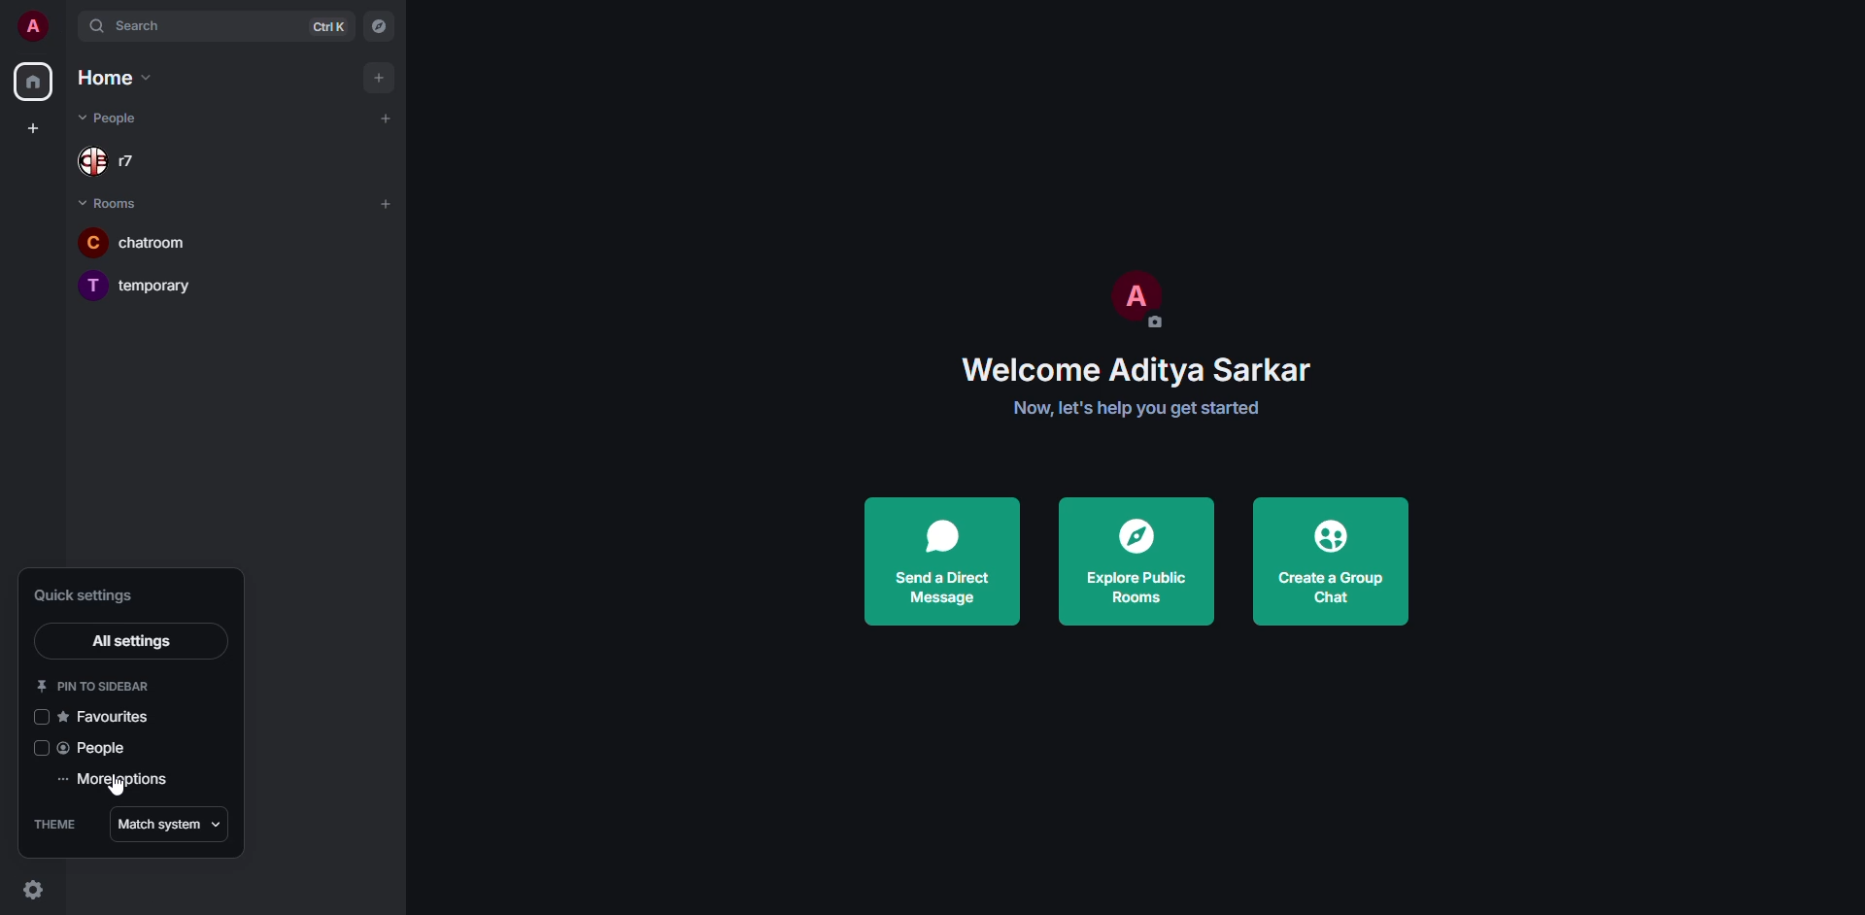 The image size is (1865, 915). What do you see at coordinates (1338, 560) in the screenshot?
I see `create a group chat` at bounding box center [1338, 560].